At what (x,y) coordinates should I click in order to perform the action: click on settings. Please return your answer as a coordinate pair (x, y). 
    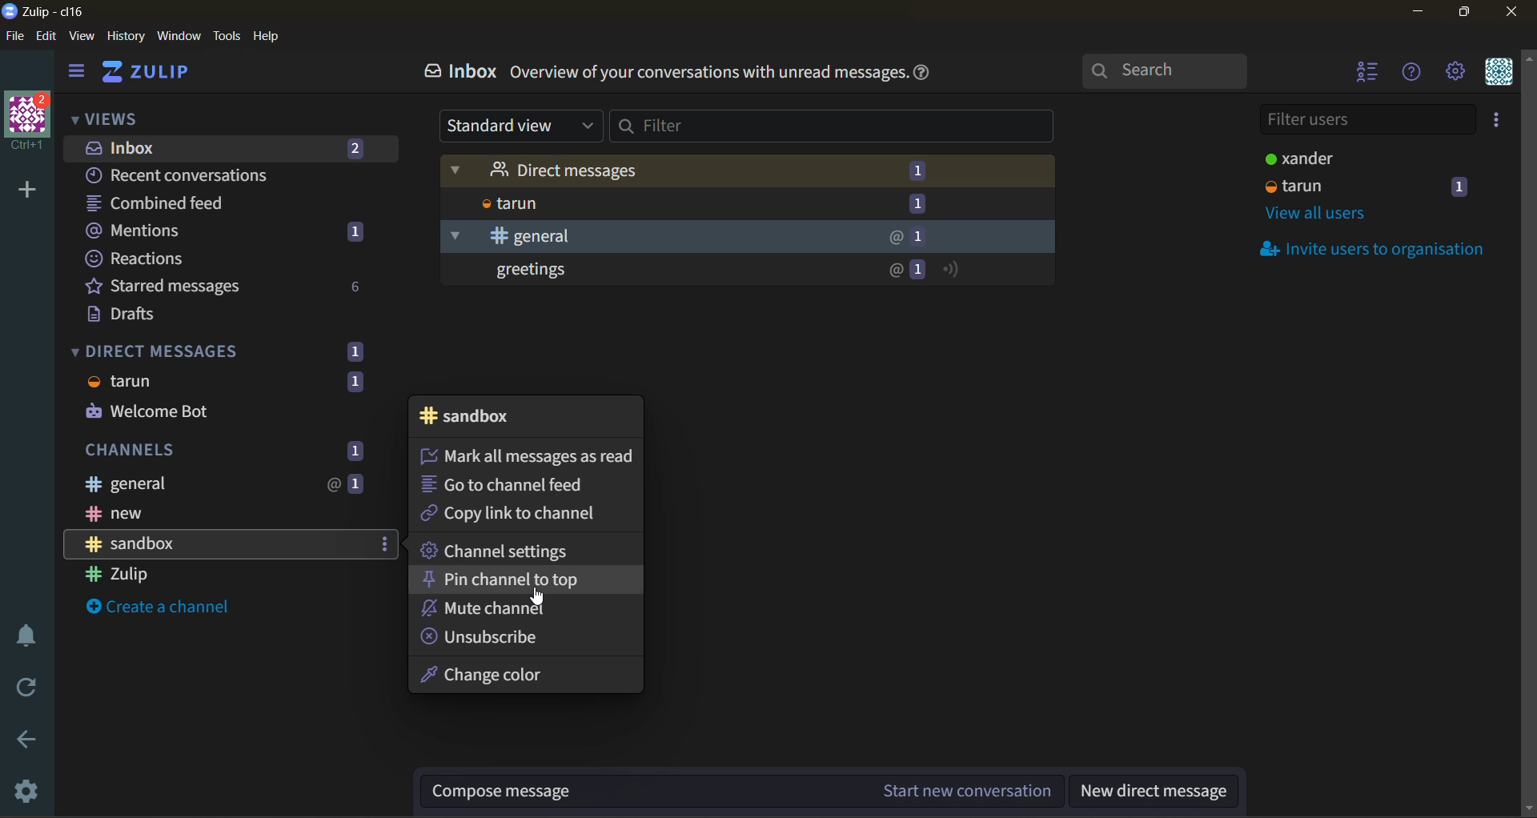
    Looking at the image, I should click on (28, 792).